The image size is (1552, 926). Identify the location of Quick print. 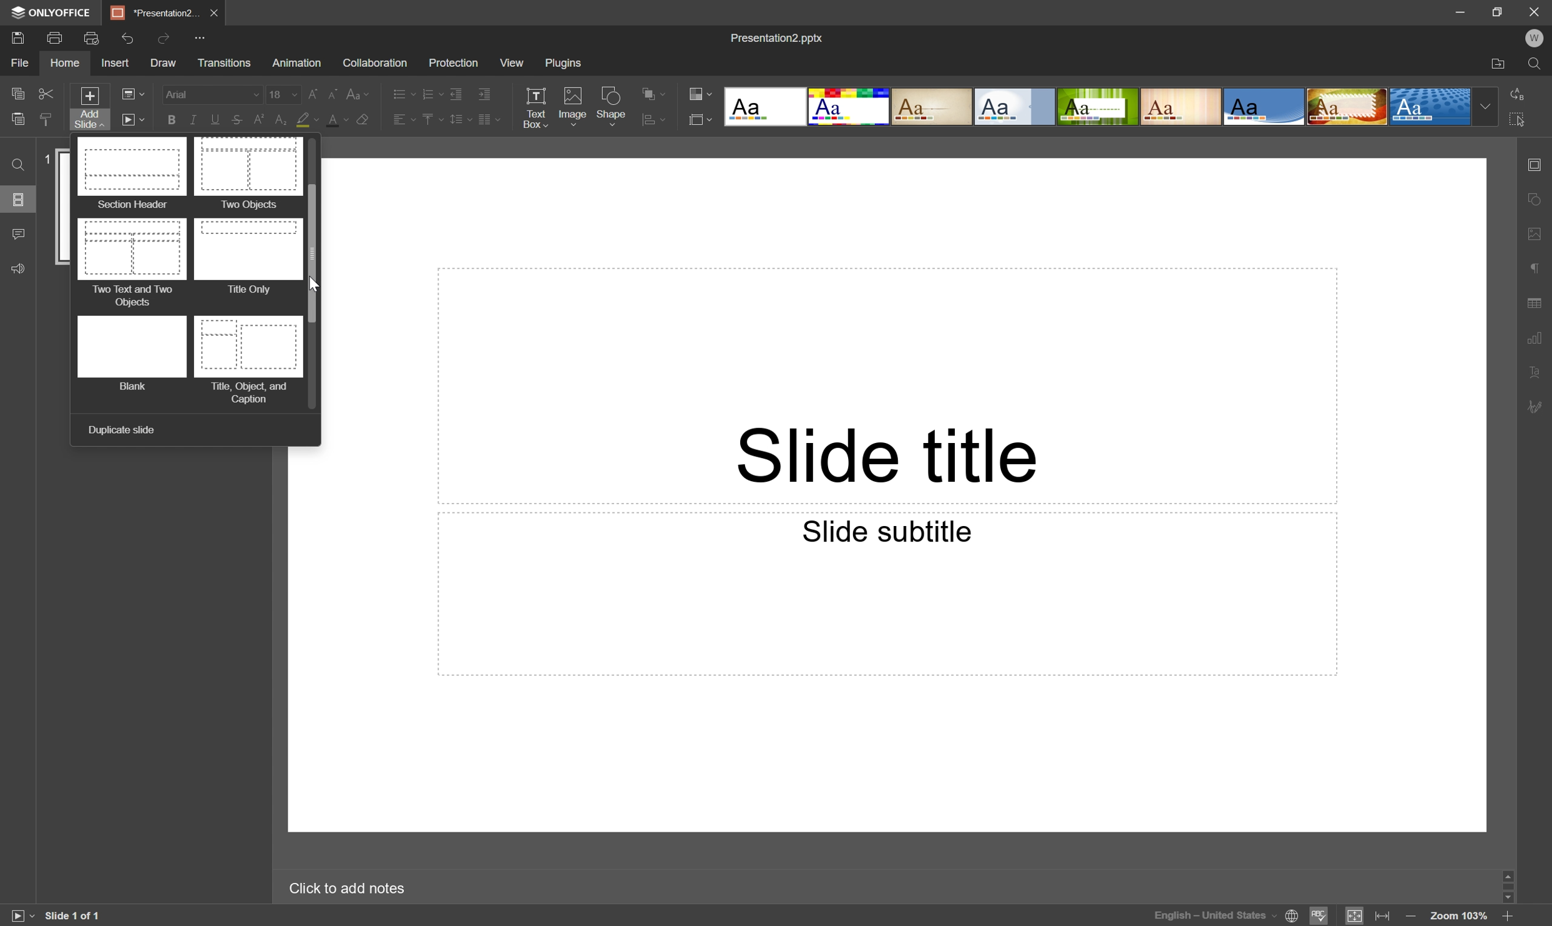
(92, 37).